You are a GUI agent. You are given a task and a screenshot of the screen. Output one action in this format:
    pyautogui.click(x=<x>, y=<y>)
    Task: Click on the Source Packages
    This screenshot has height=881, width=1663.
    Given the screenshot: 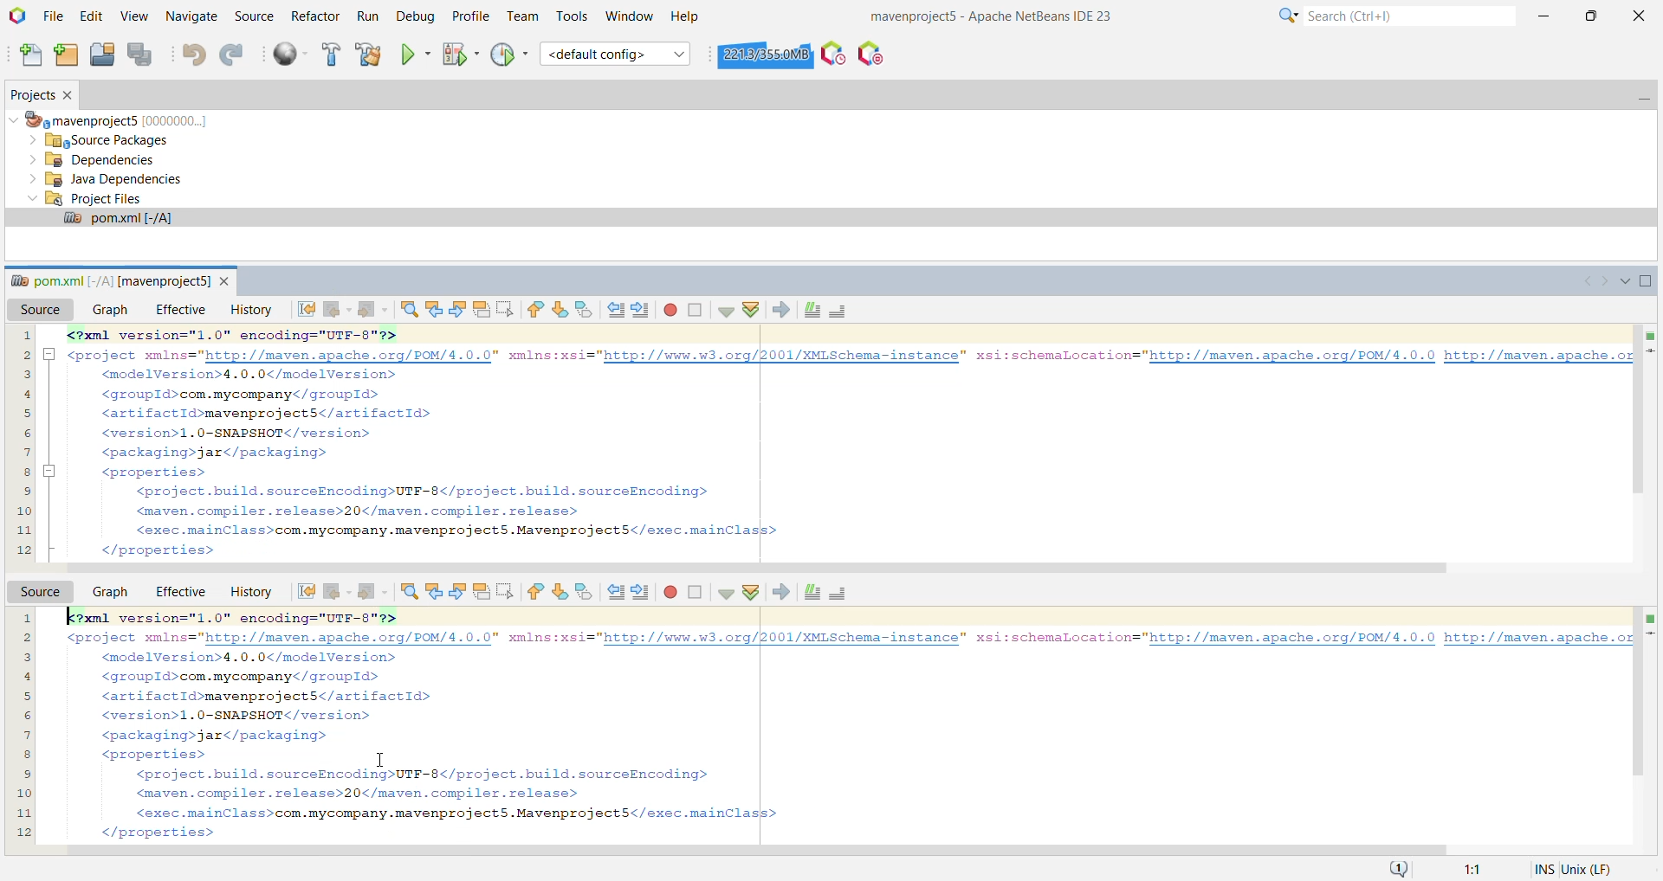 What is the action you would take?
    pyautogui.click(x=108, y=140)
    